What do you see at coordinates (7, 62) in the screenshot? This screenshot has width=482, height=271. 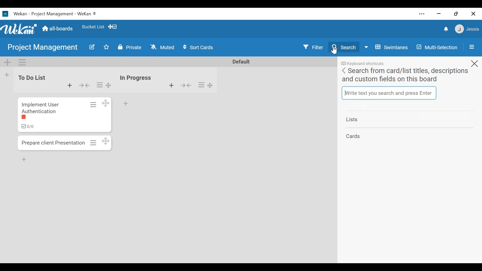 I see `Add Swimlane` at bounding box center [7, 62].